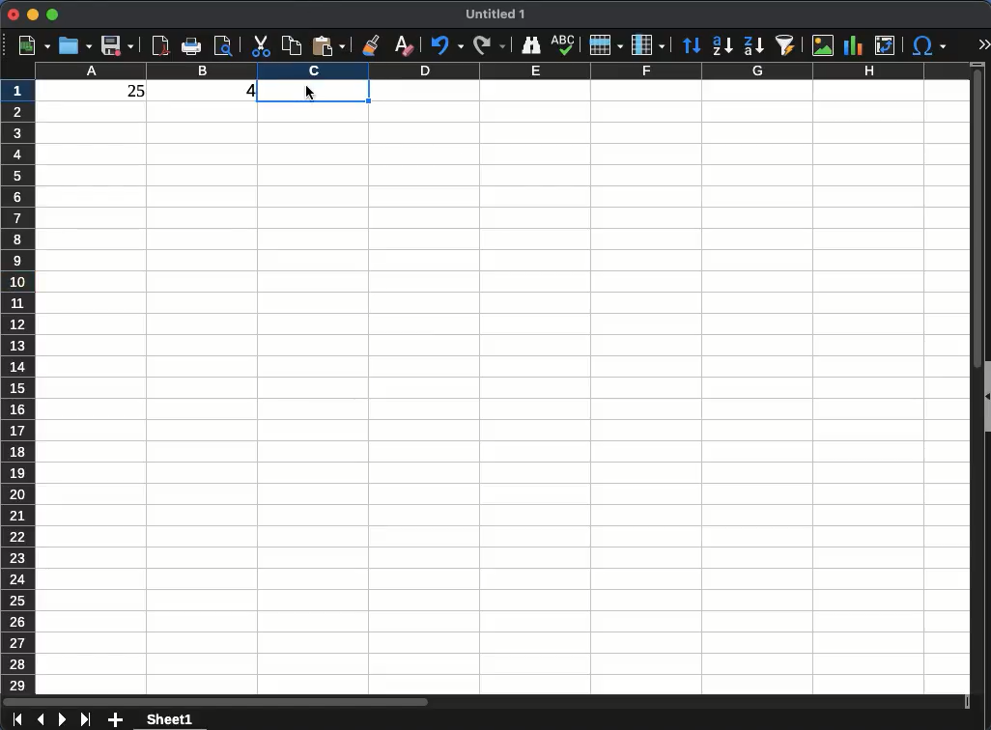 This screenshot has height=730, width=991. Describe the element at coordinates (788, 45) in the screenshot. I see `autofilter` at that location.